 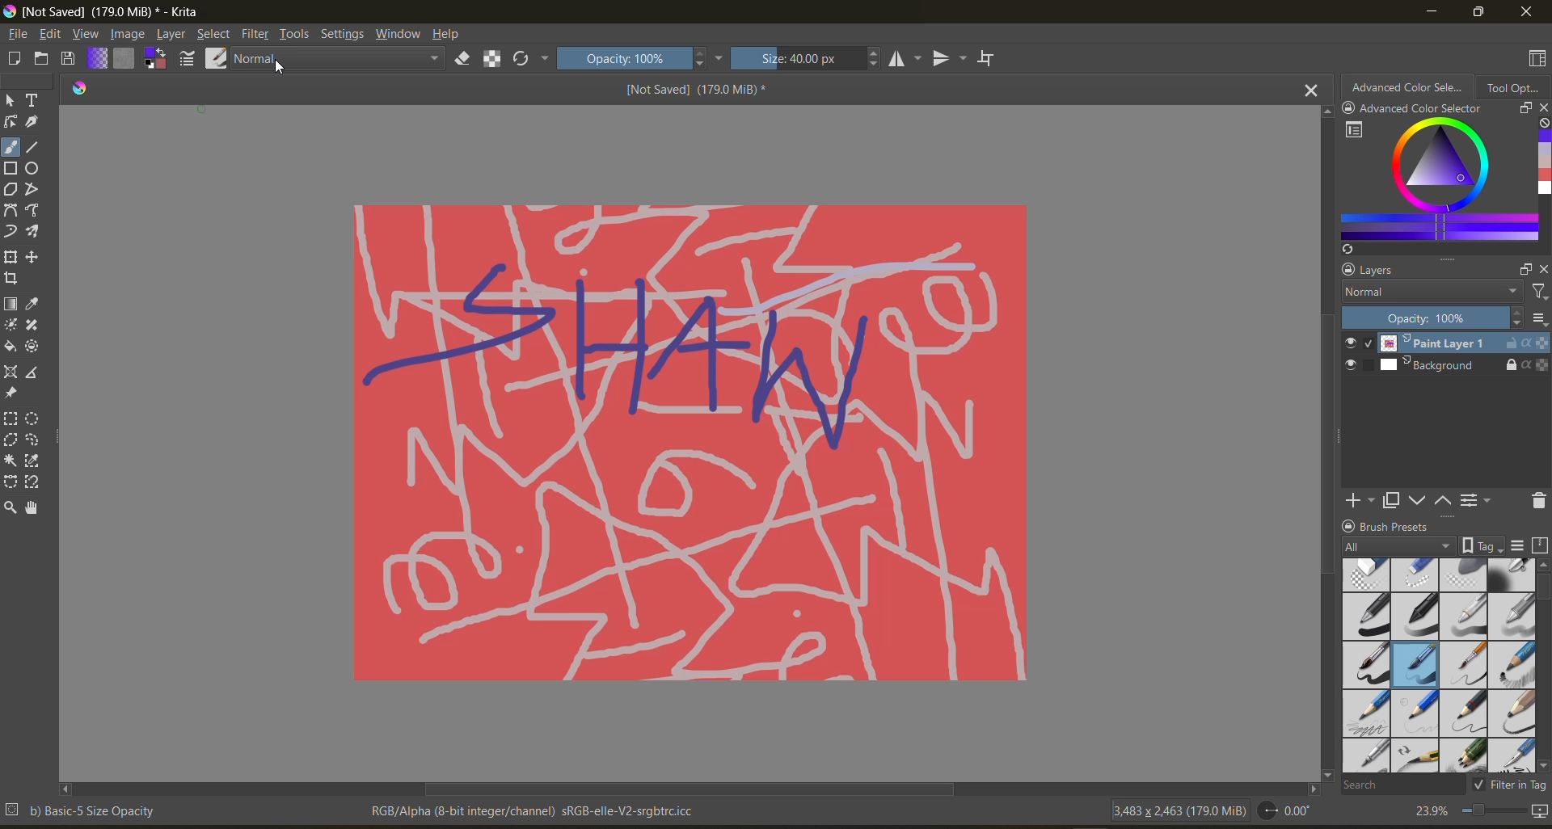 I want to click on edit, so click(x=52, y=34).